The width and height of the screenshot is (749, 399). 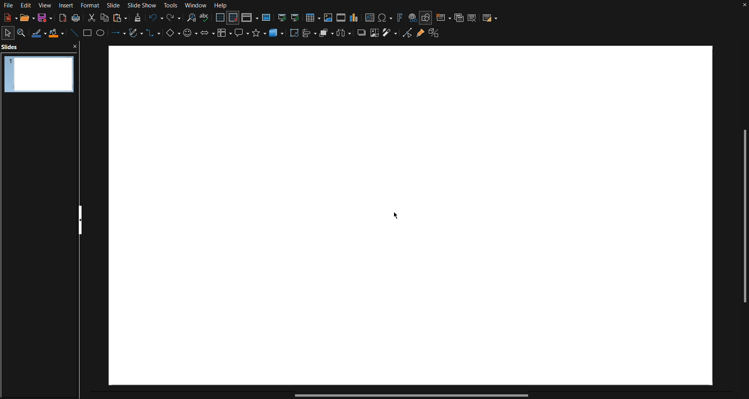 I want to click on Insert Image, so click(x=329, y=17).